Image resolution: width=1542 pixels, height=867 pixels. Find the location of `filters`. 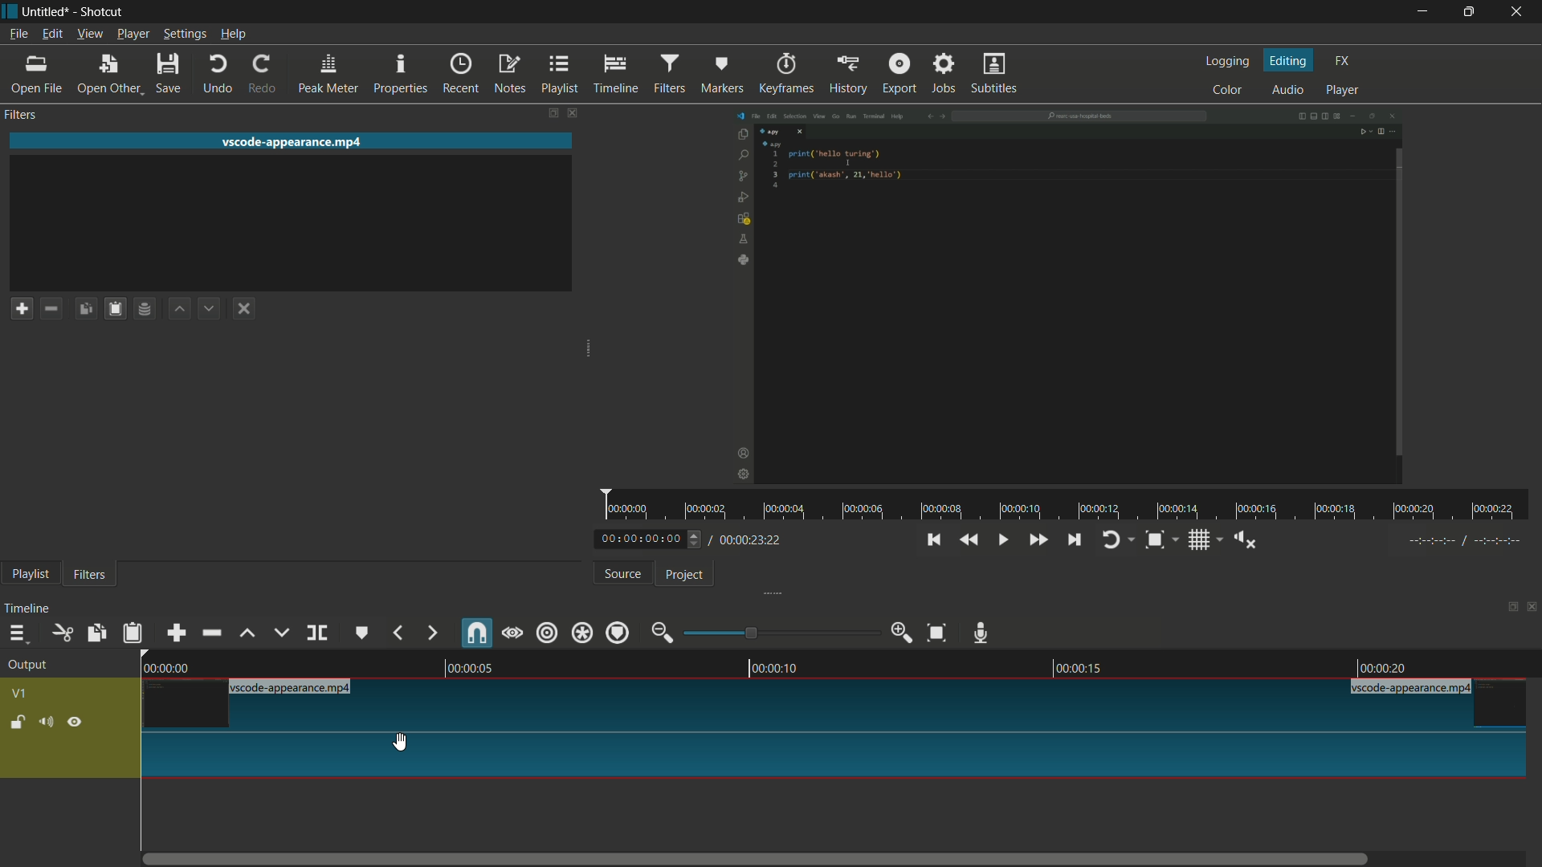

filters is located at coordinates (22, 116).